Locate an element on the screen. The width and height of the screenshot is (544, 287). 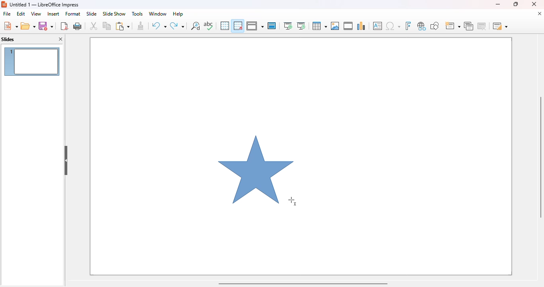
insert chart is located at coordinates (361, 26).